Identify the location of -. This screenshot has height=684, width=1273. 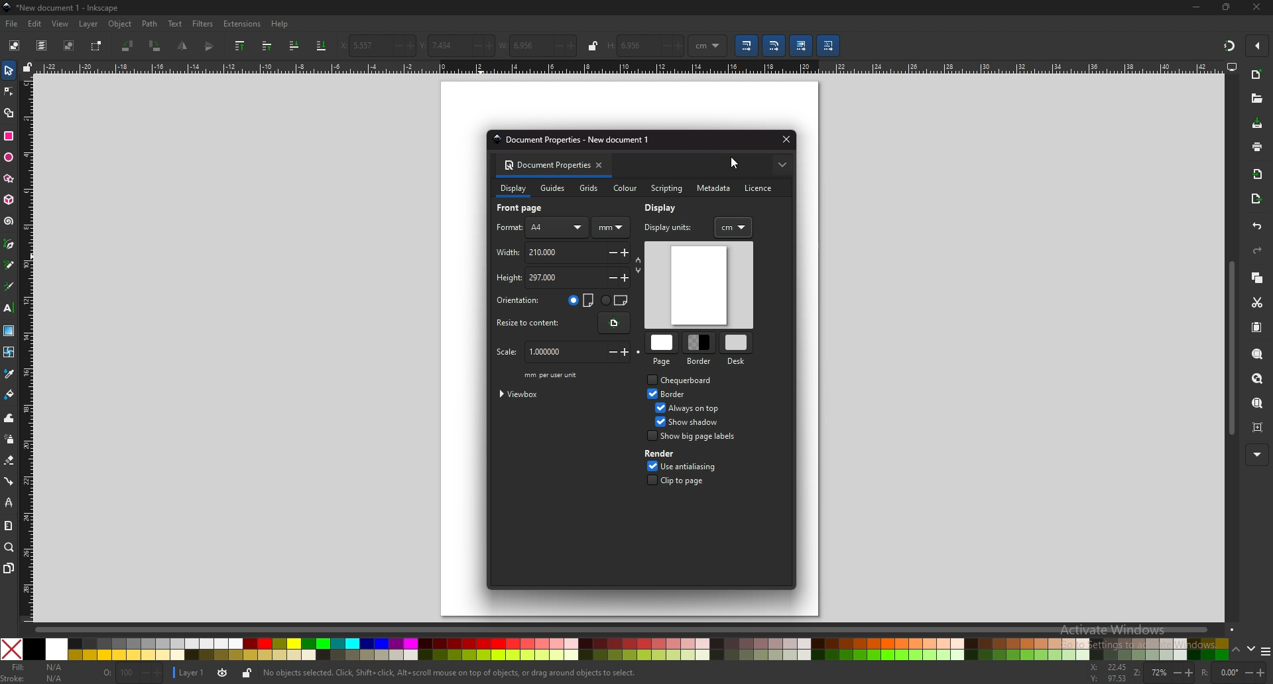
(1172, 672).